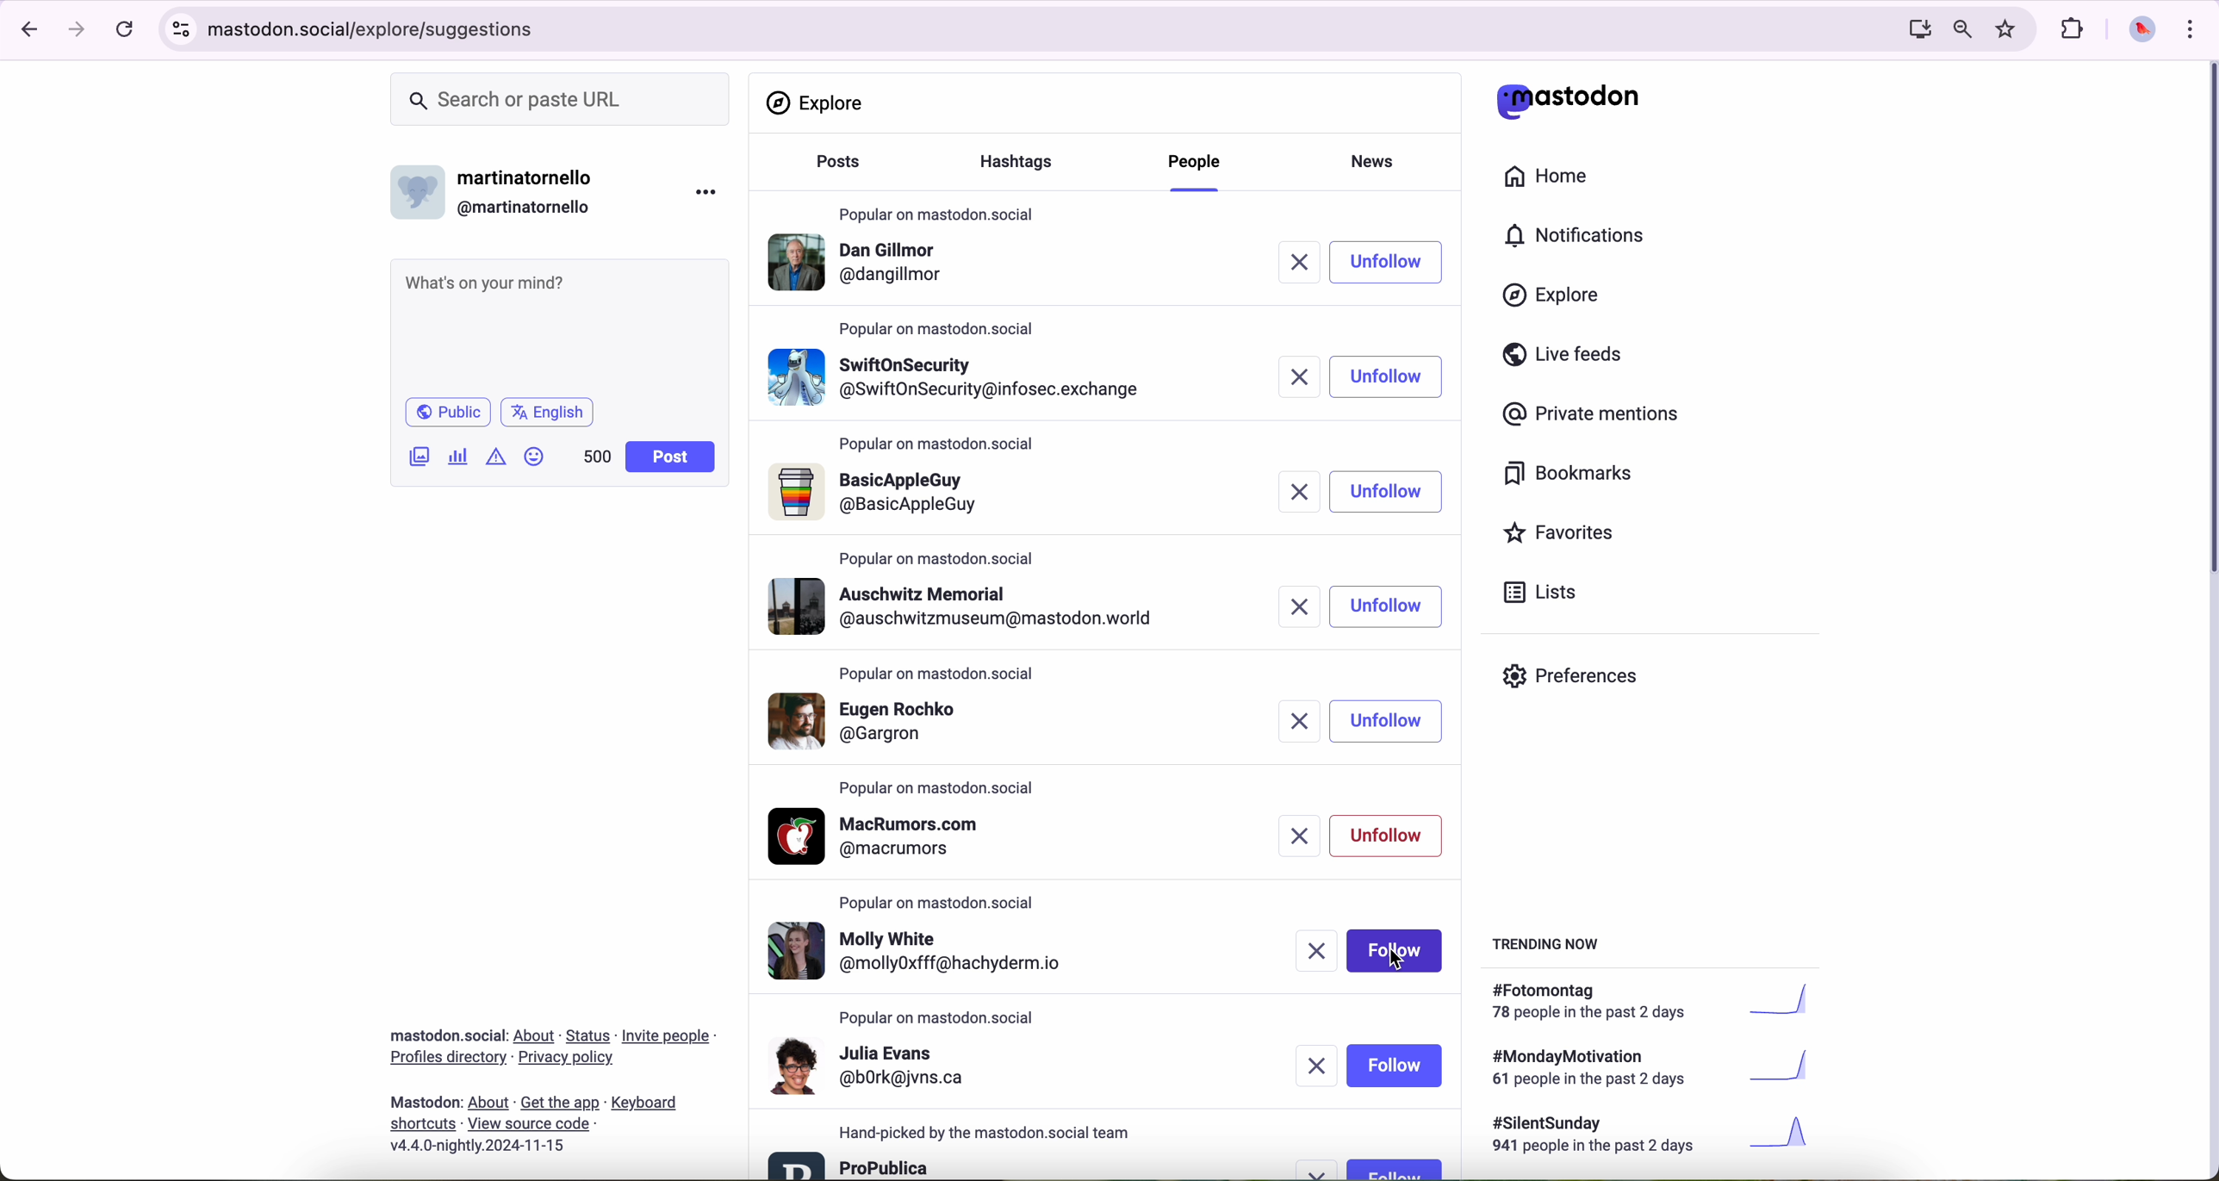 This screenshot has width=2219, height=1181. I want to click on URL, so click(378, 27).